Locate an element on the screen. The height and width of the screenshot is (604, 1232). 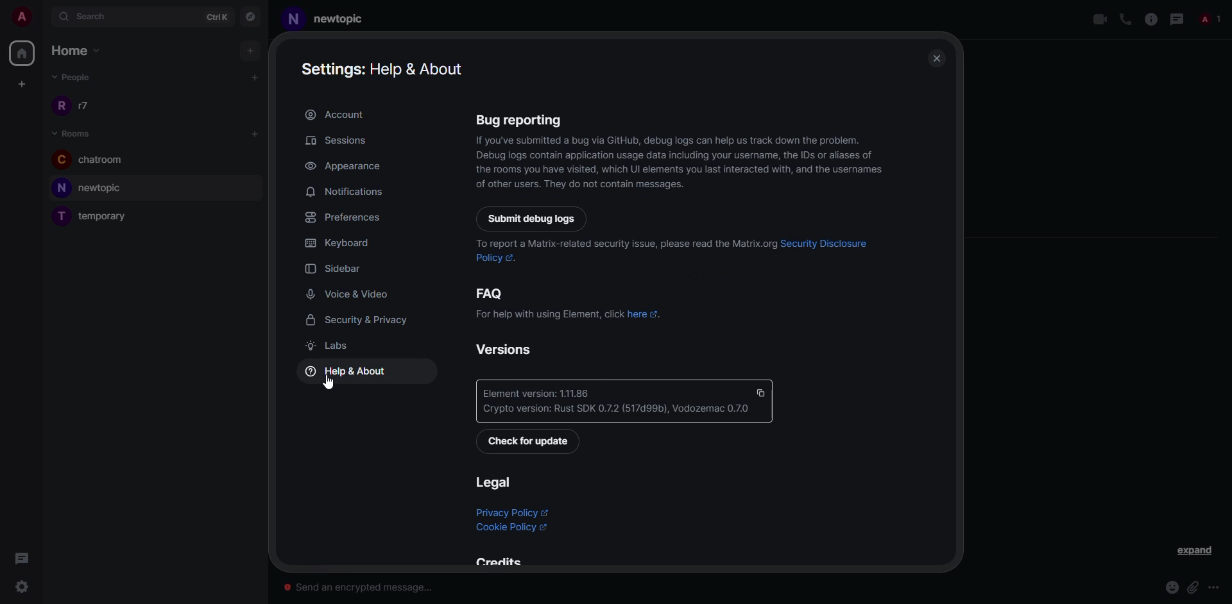
comment is located at coordinates (25, 560).